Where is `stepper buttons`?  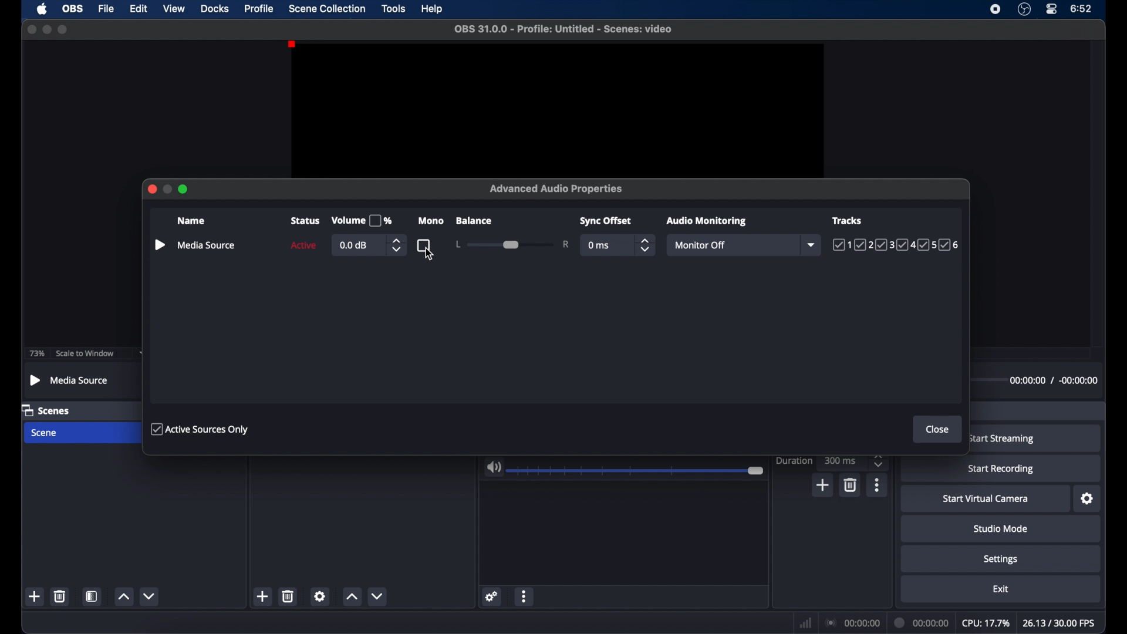
stepper buttons is located at coordinates (880, 460).